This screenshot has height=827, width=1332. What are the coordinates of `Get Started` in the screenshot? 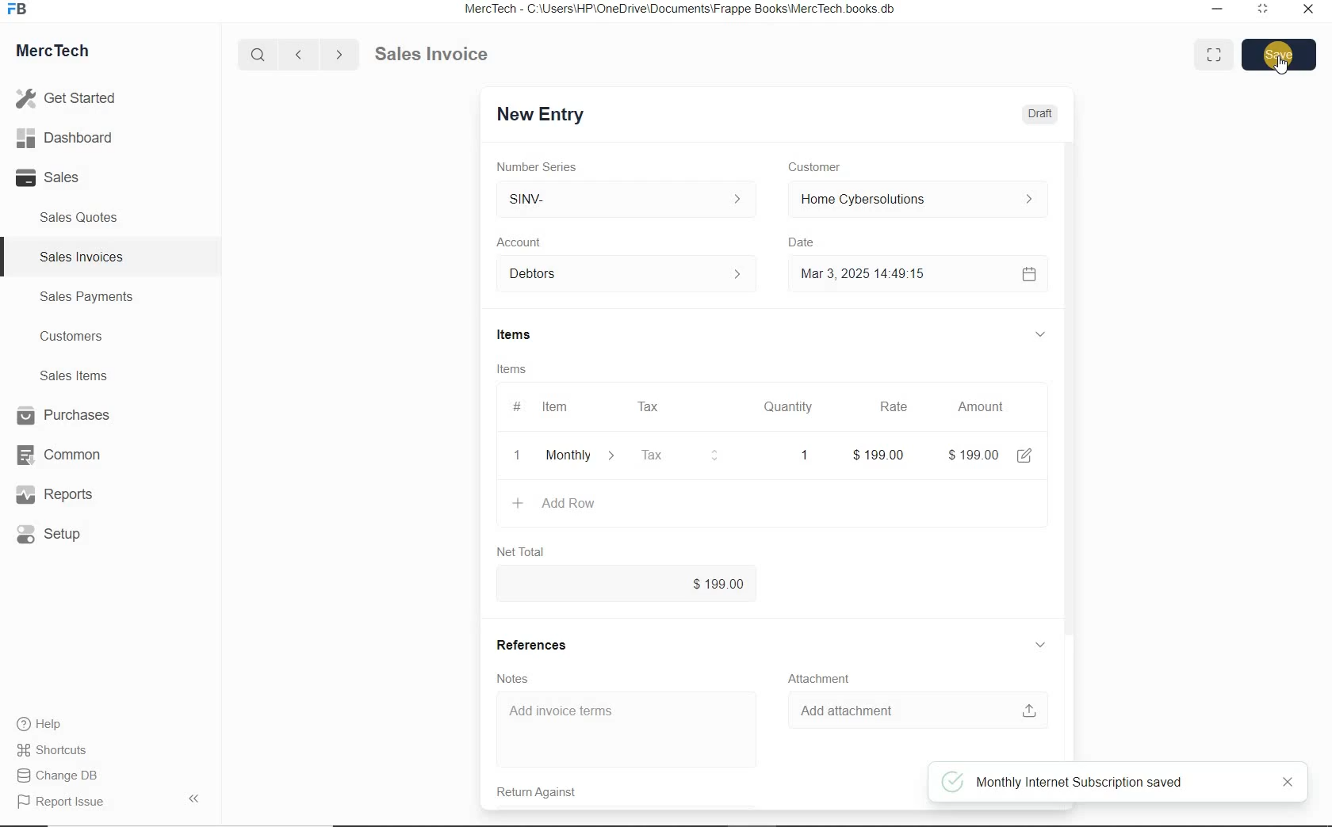 It's located at (71, 98).